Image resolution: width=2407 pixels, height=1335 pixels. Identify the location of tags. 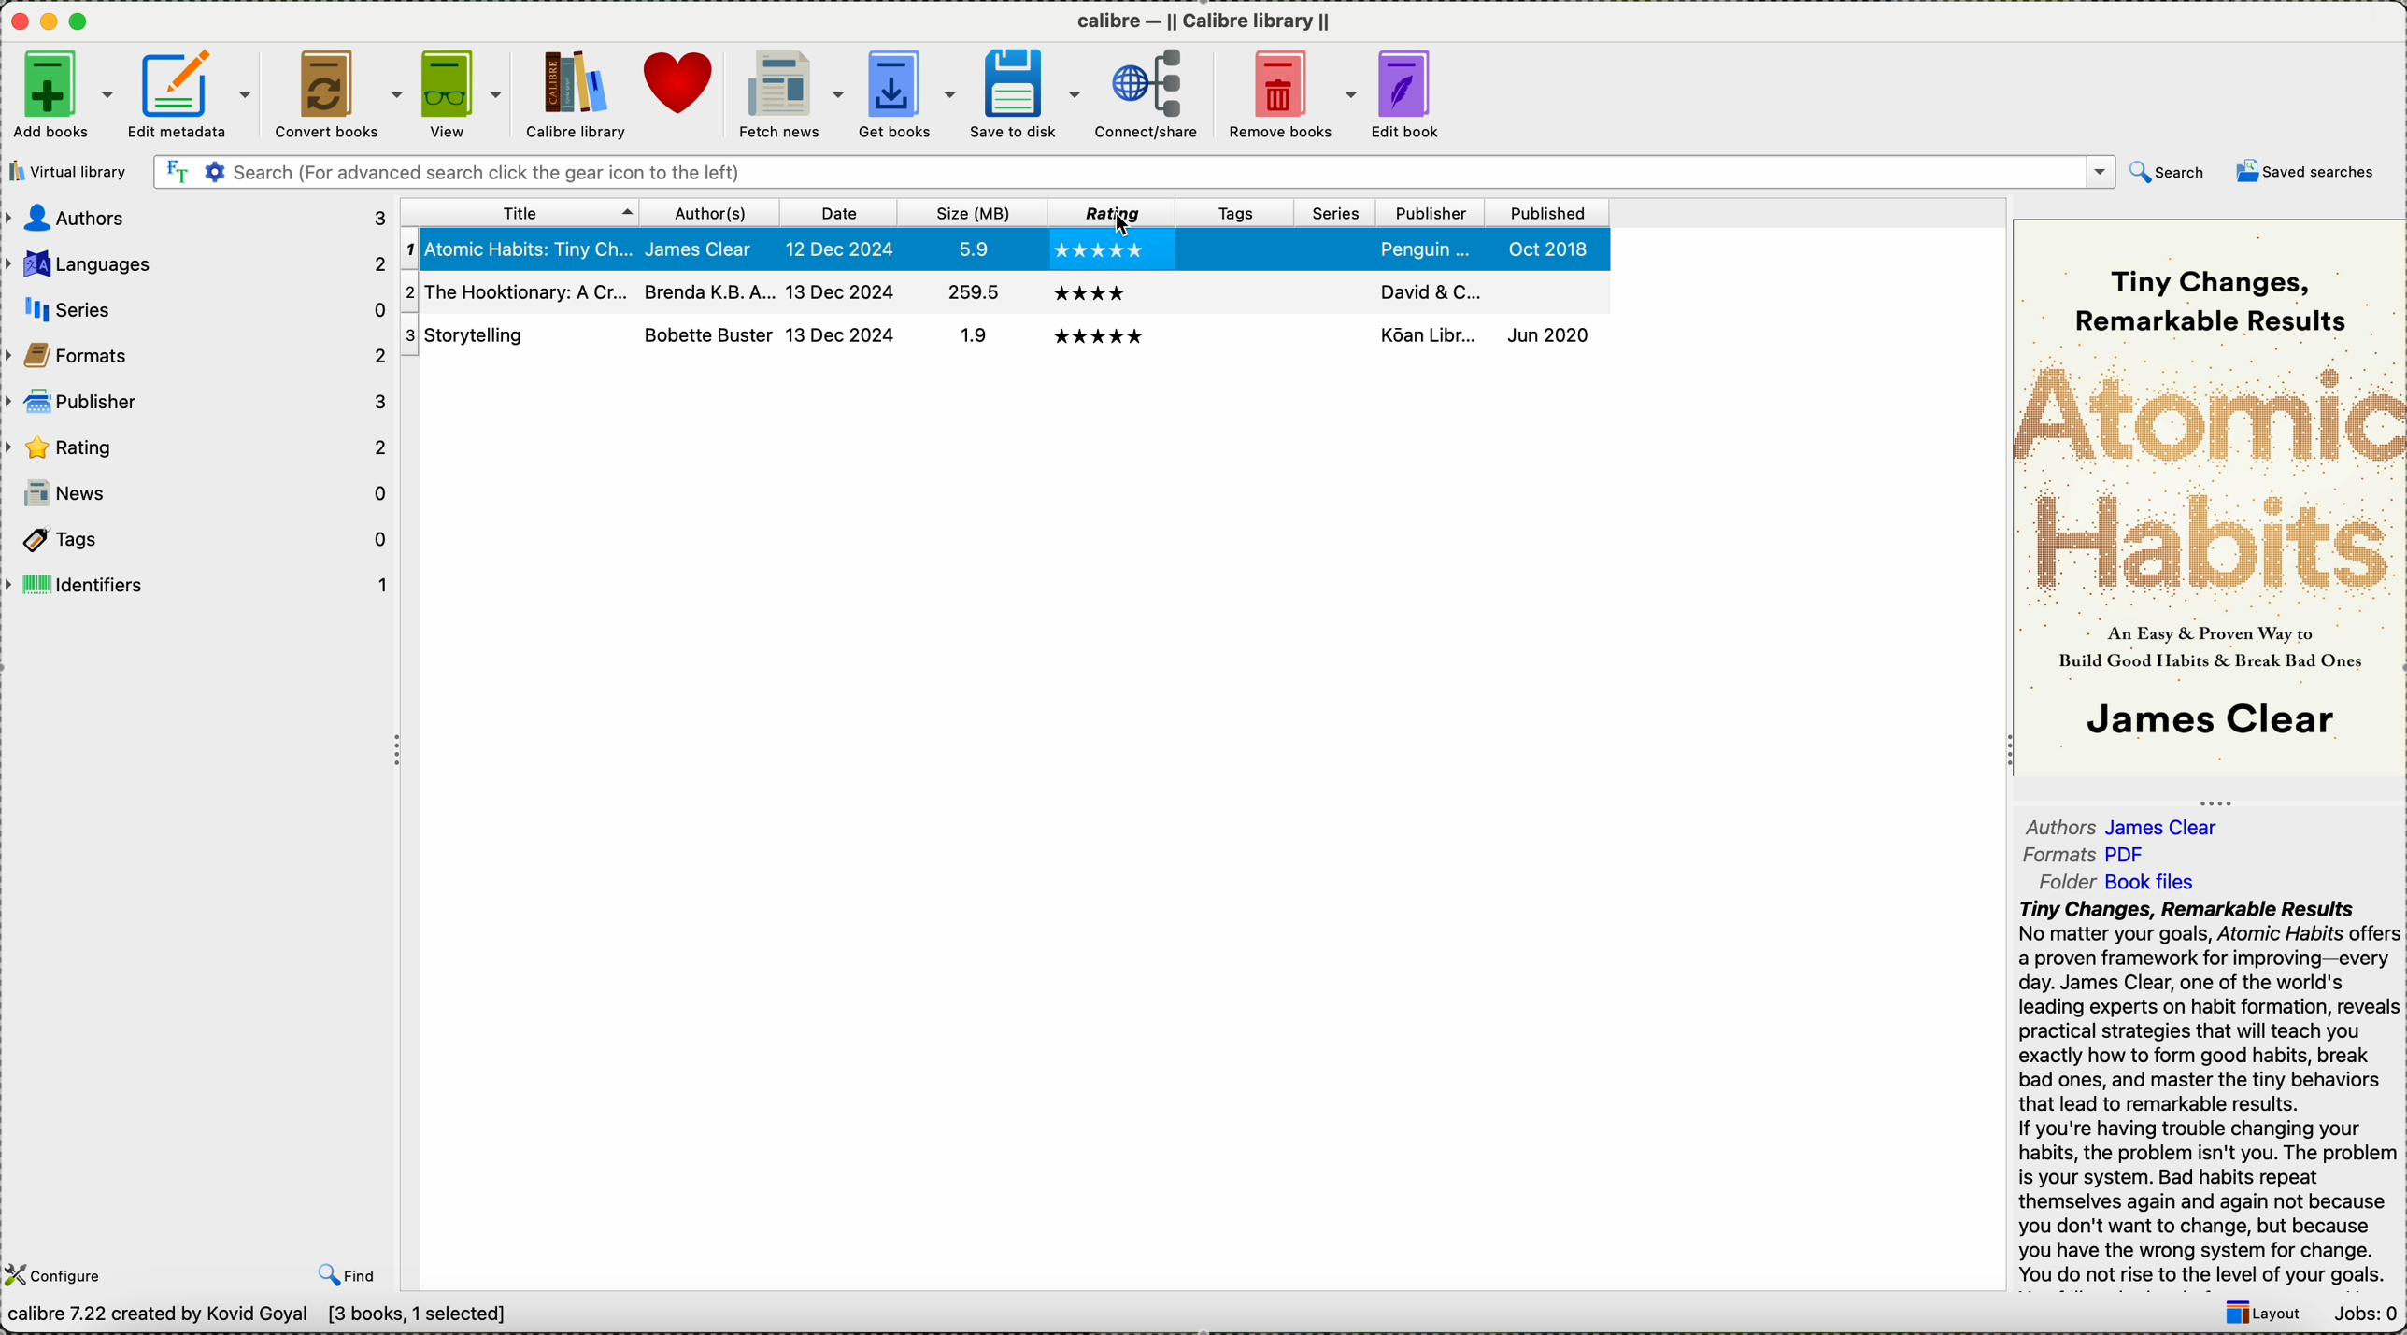
(1230, 291).